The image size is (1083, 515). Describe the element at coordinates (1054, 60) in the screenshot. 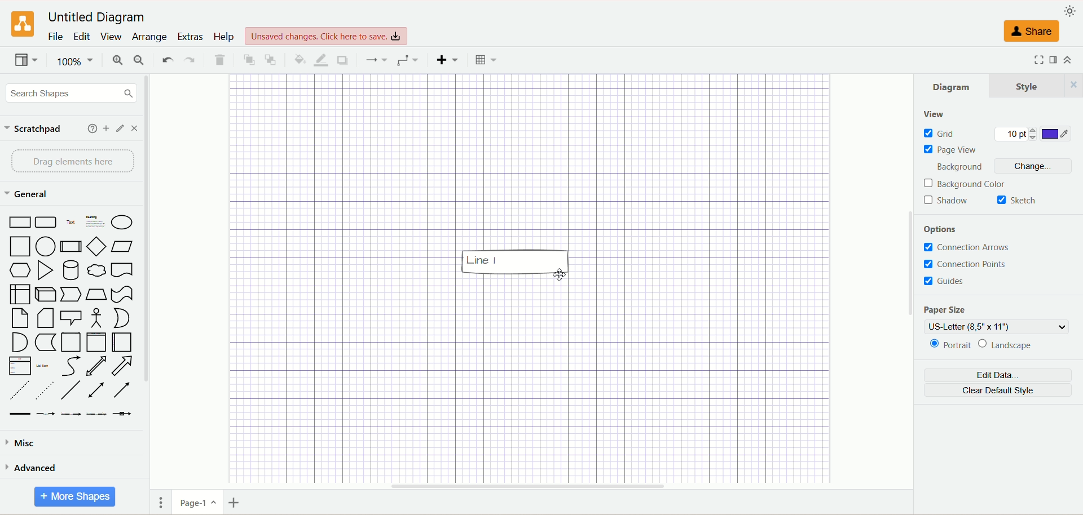

I see `format` at that location.